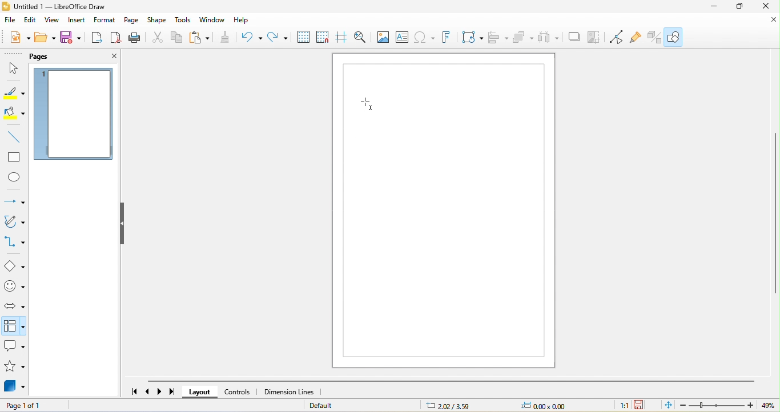 The image size is (780, 412). Describe the element at coordinates (78, 22) in the screenshot. I see `insert` at that location.